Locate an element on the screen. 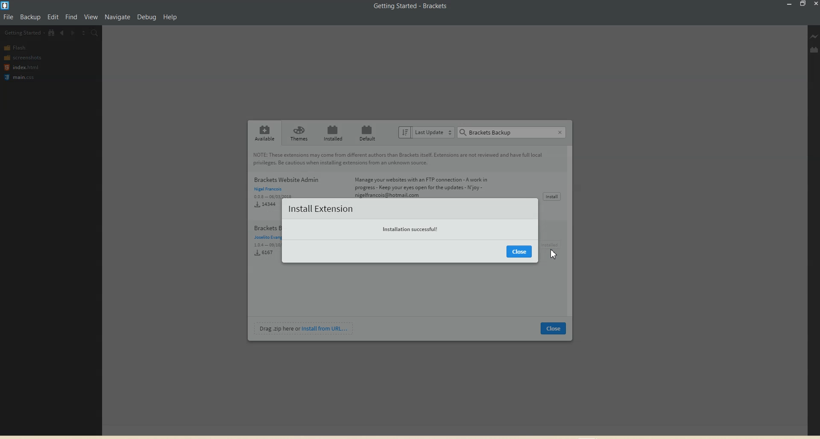  Navigate Forwards is located at coordinates (73, 32).